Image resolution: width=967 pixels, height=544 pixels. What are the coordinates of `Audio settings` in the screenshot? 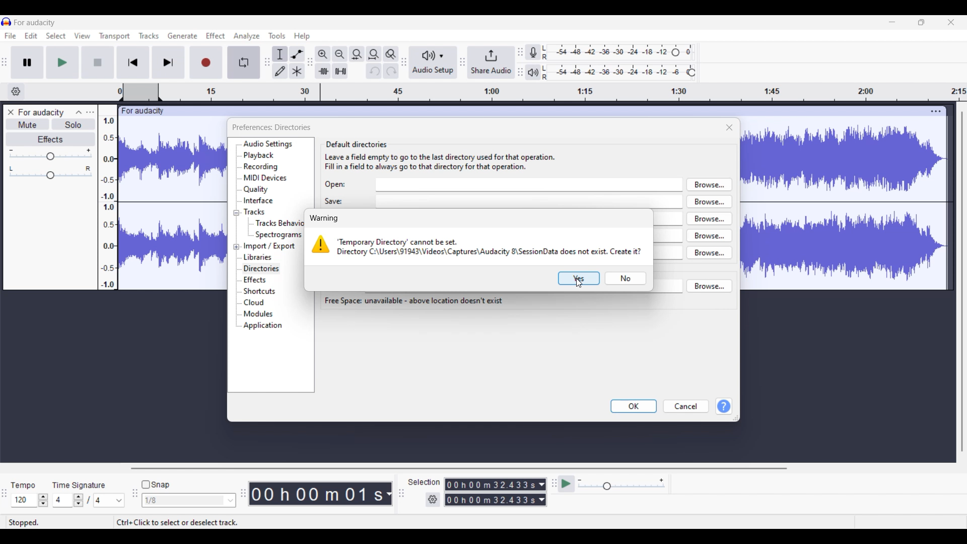 It's located at (268, 144).